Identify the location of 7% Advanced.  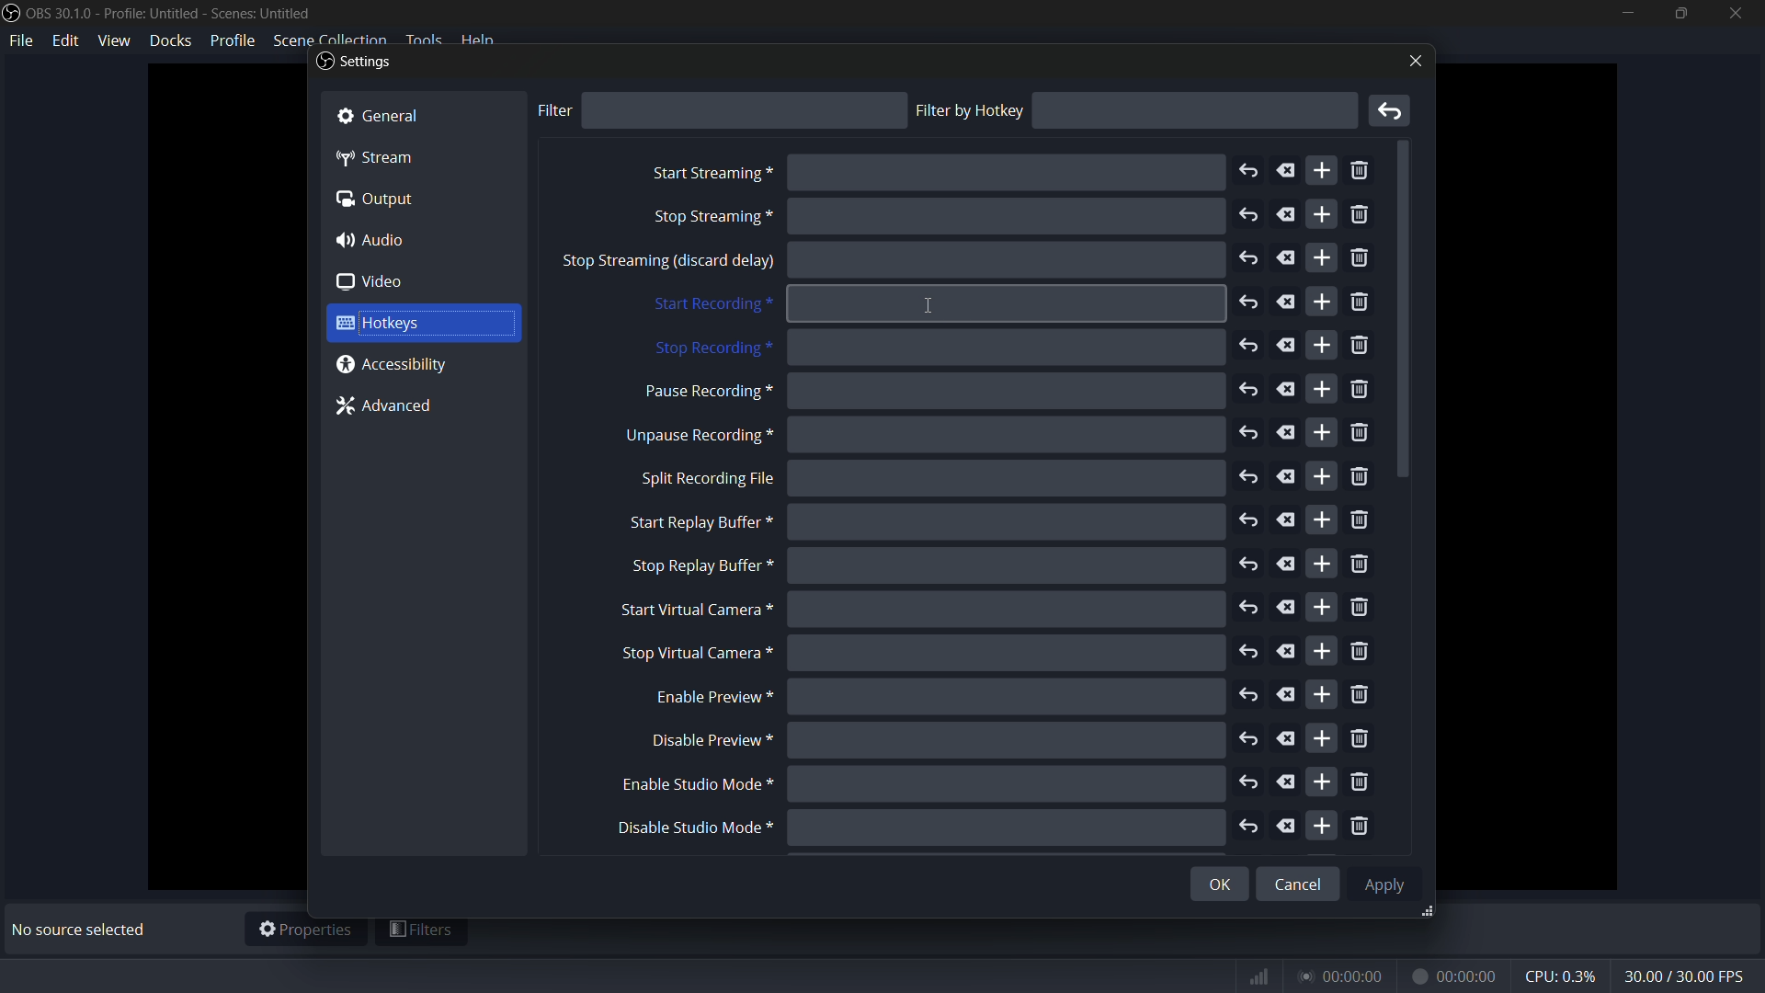
(393, 408).